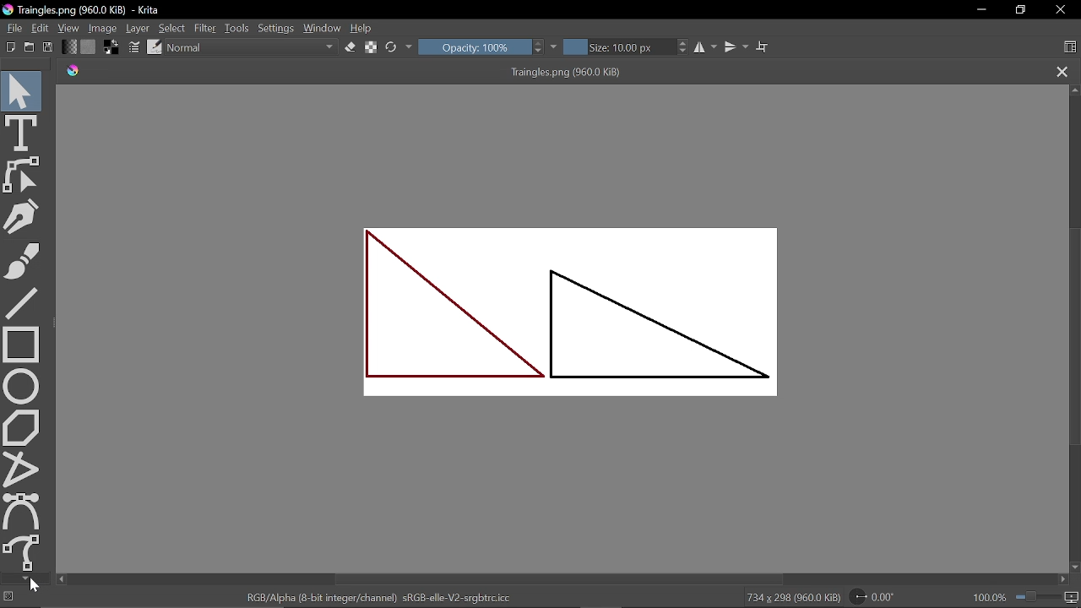  Describe the element at coordinates (12, 27) in the screenshot. I see `File` at that location.